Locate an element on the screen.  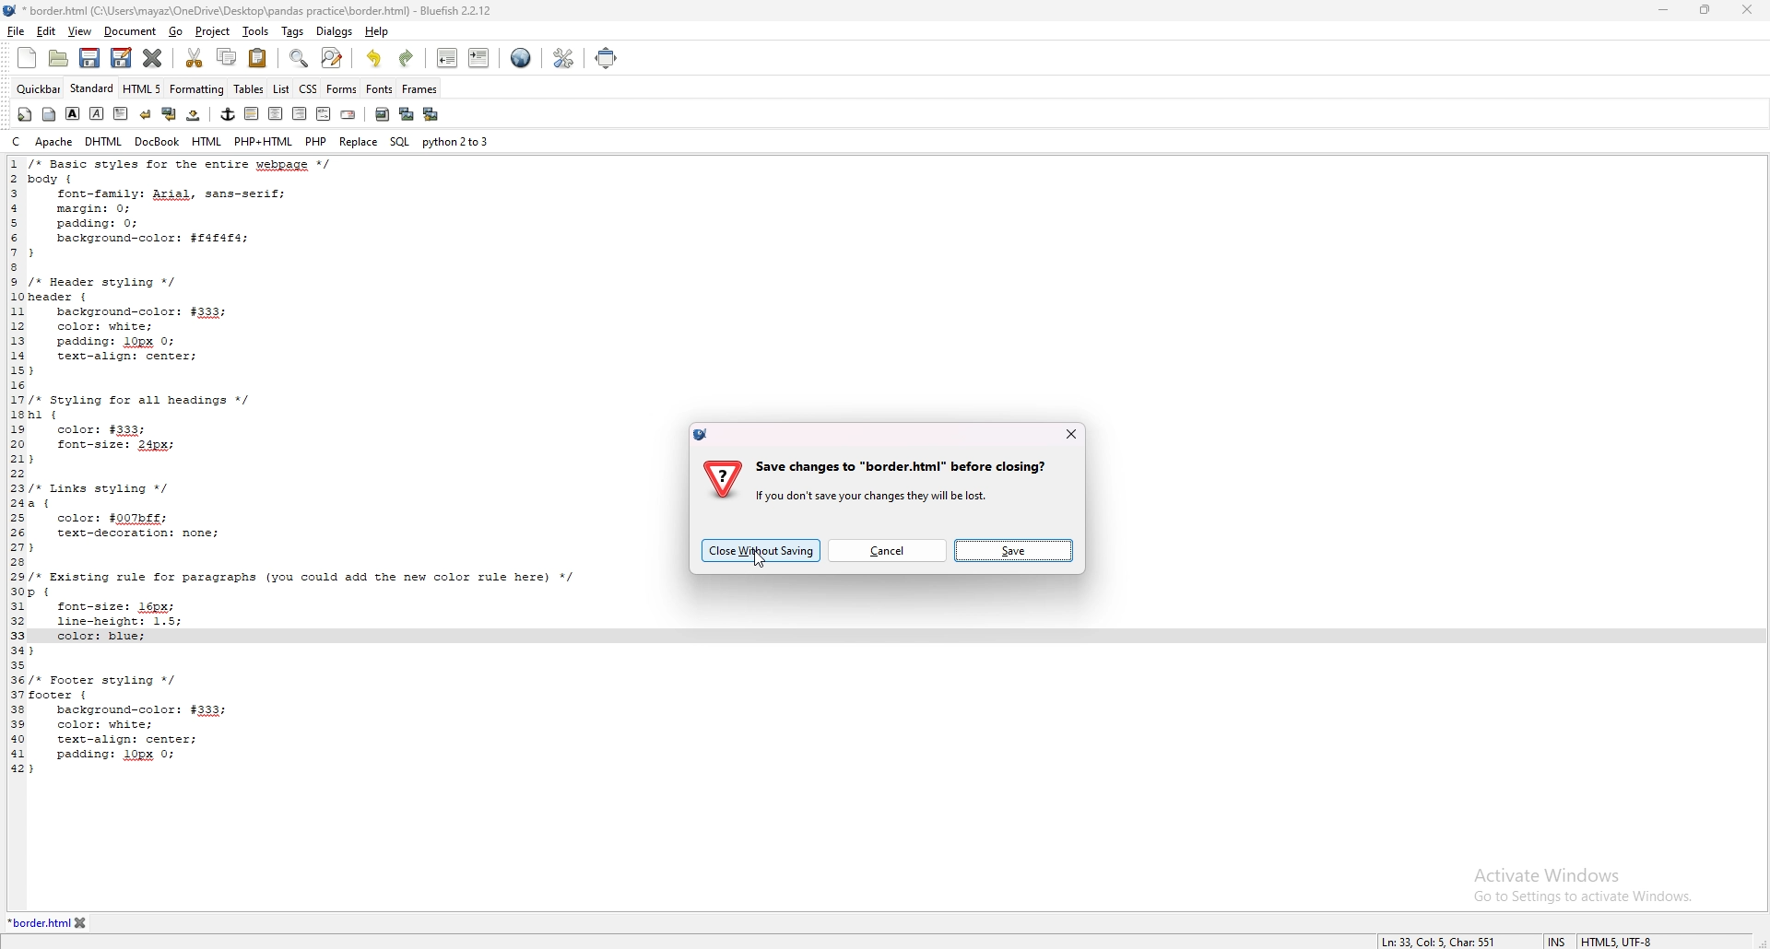
paragraph is located at coordinates (121, 114).